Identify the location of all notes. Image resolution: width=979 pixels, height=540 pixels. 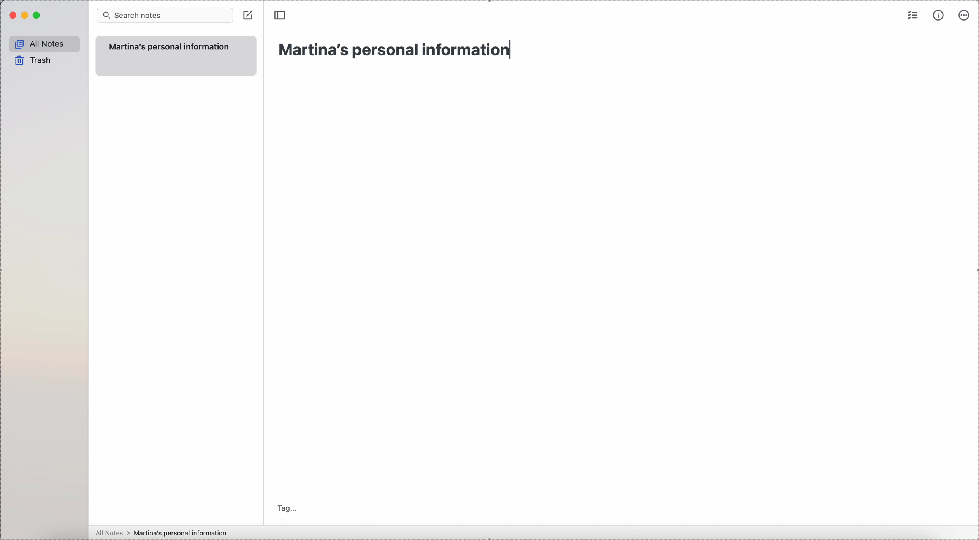
(44, 44).